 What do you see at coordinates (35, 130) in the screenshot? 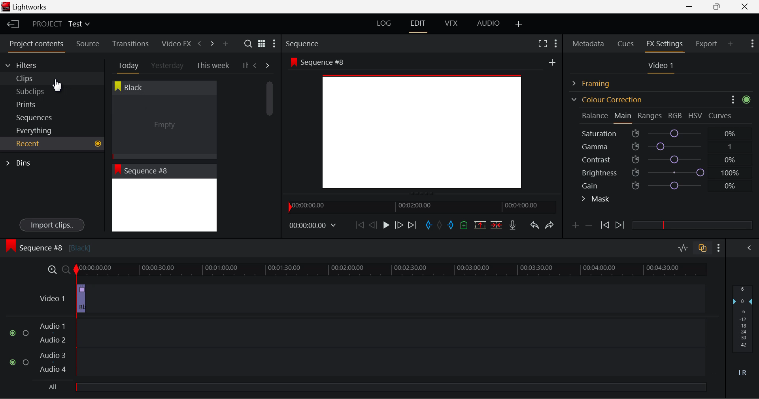
I see `Everything` at bounding box center [35, 130].